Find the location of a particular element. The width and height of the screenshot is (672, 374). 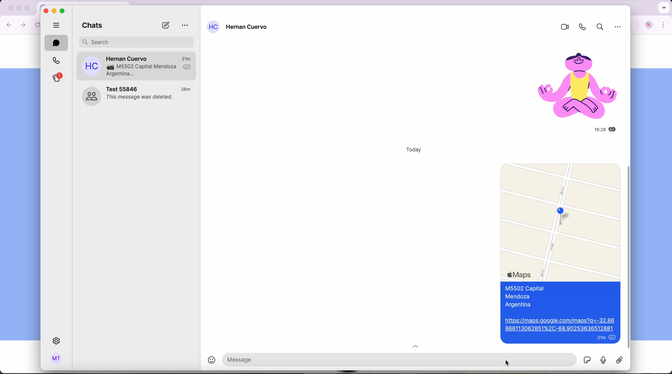

Hernan Cuervo is located at coordinates (127, 57).